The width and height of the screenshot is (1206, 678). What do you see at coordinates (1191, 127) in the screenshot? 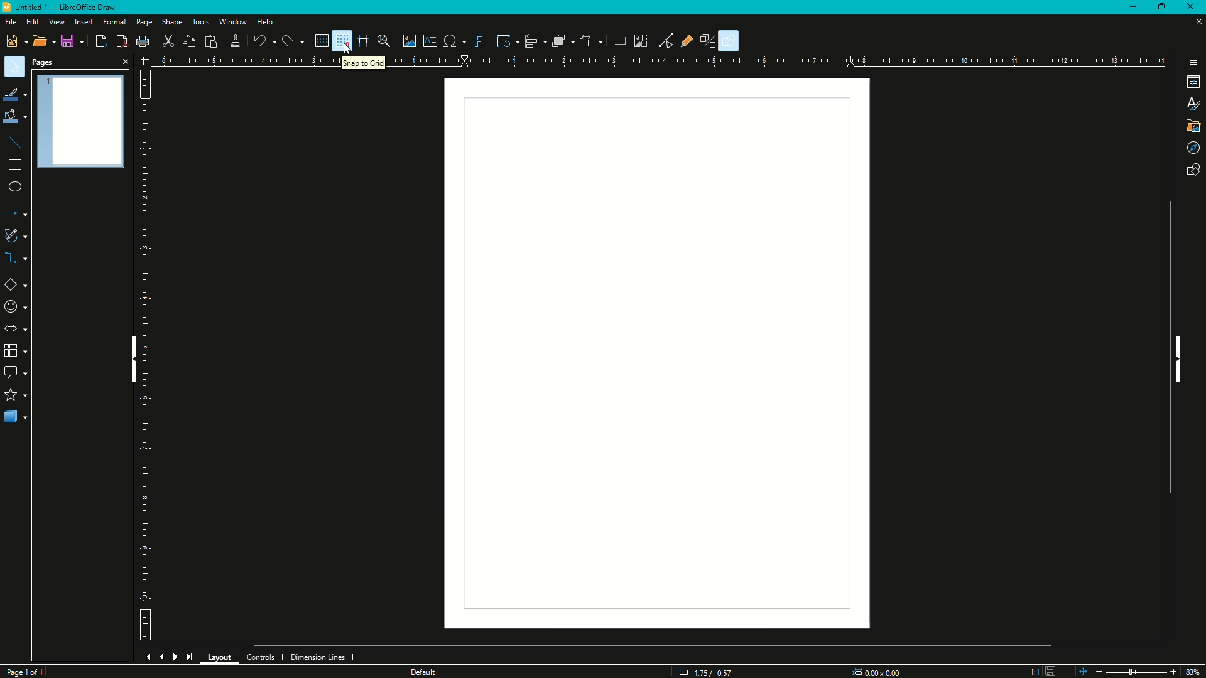
I see `Files` at bounding box center [1191, 127].